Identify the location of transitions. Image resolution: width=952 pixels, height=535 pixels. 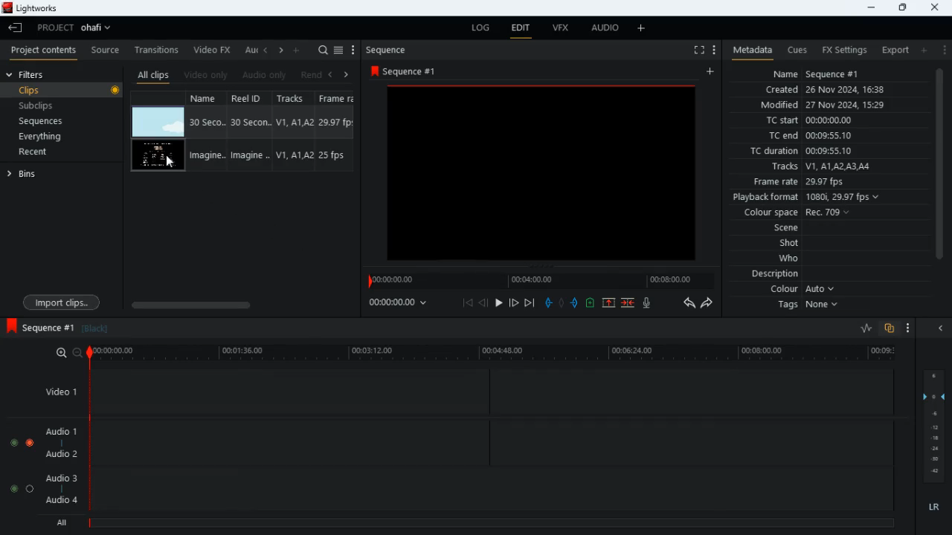
(158, 48).